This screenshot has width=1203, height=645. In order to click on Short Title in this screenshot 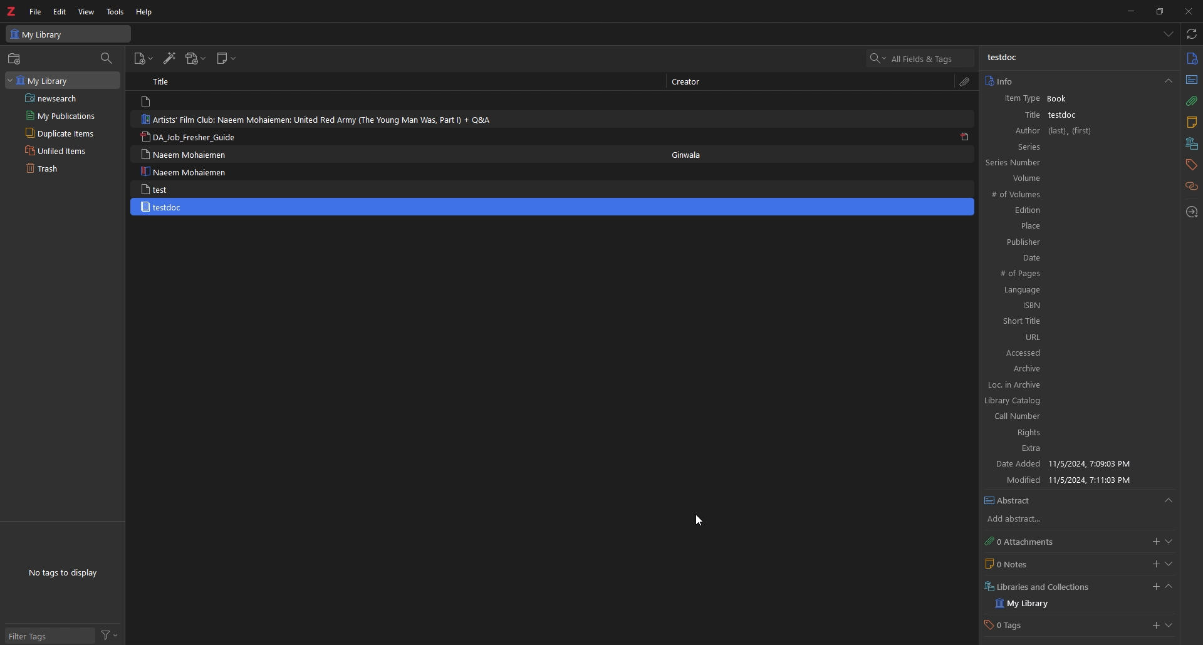, I will do `click(1076, 321)`.